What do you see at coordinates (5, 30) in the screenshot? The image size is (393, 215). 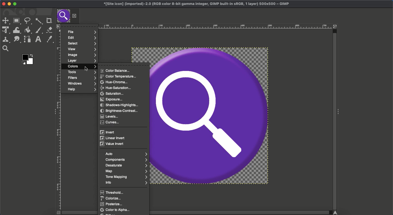 I see `Unified transformation` at bounding box center [5, 30].